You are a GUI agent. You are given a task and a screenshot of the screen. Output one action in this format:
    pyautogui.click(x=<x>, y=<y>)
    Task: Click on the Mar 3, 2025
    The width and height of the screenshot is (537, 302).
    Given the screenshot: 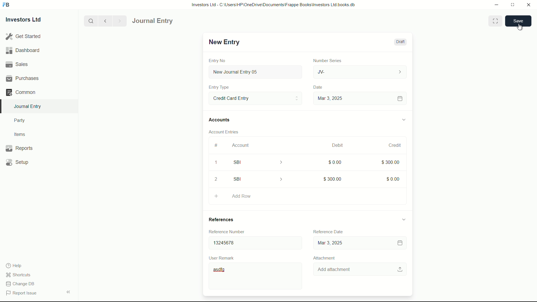 What is the action you would take?
    pyautogui.click(x=359, y=98)
    